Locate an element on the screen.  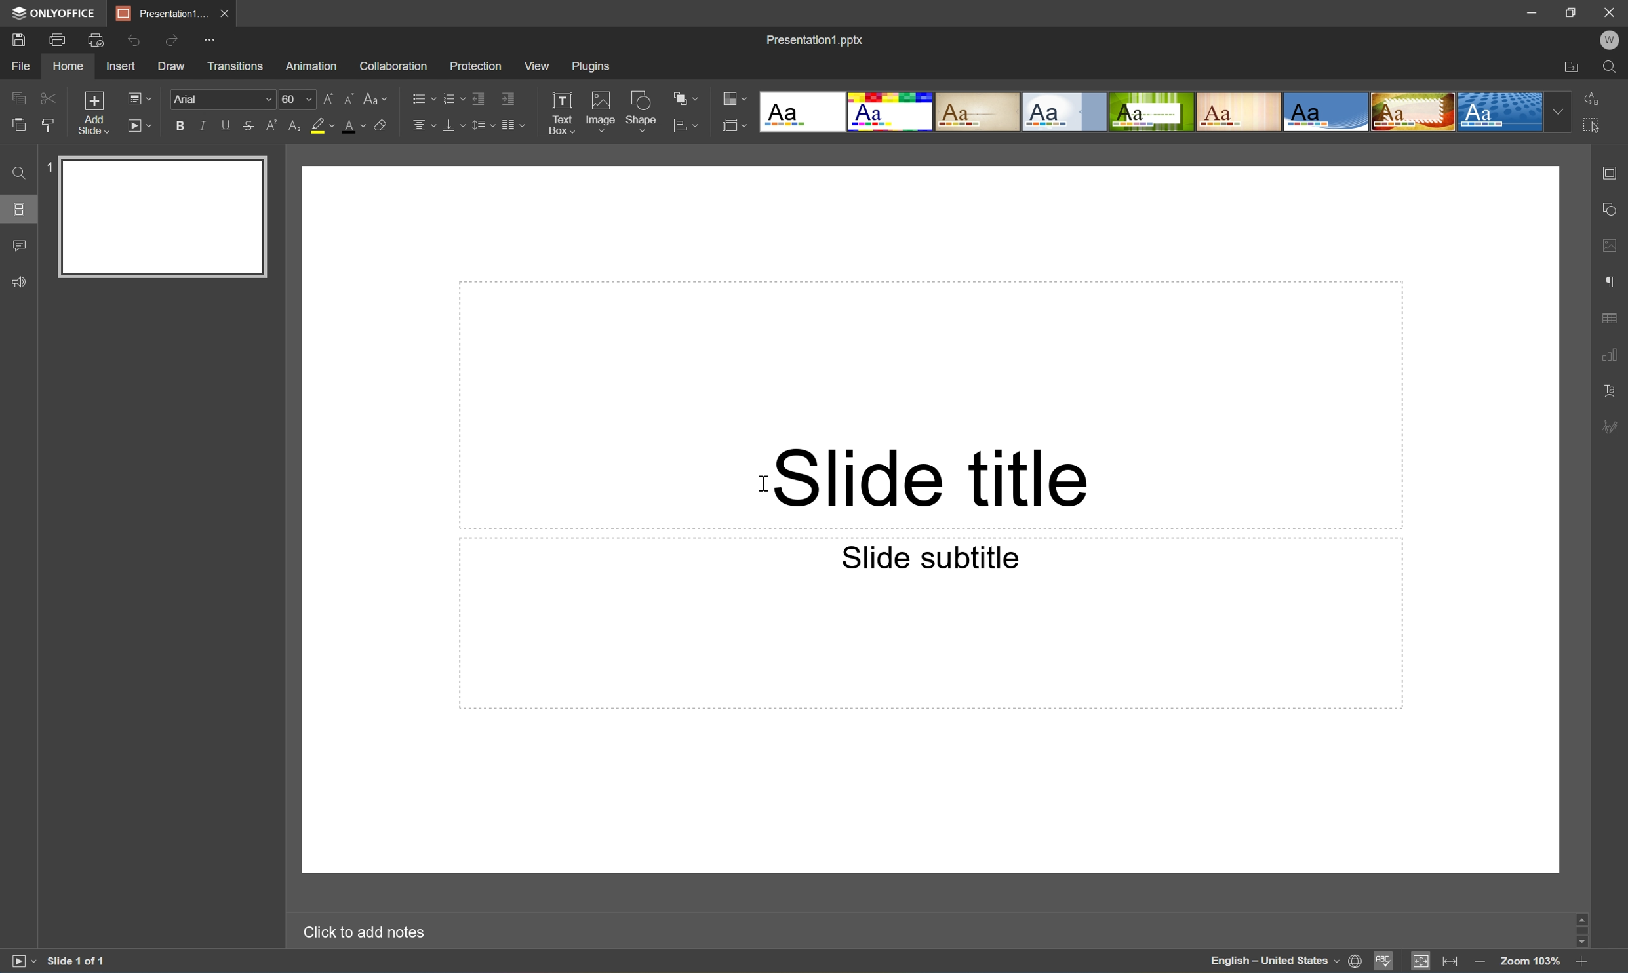
File is located at coordinates (18, 66).